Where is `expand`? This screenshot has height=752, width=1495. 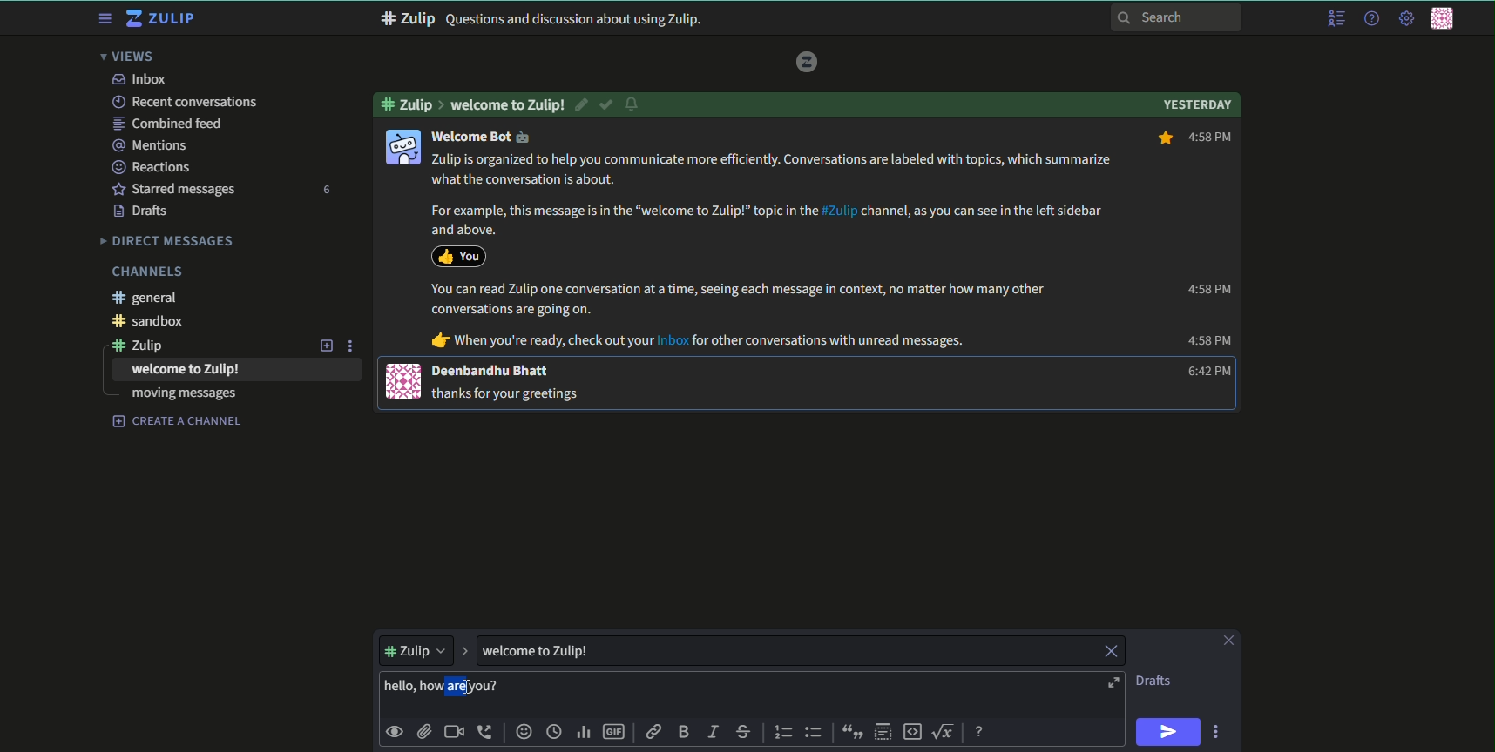 expand is located at coordinates (464, 649).